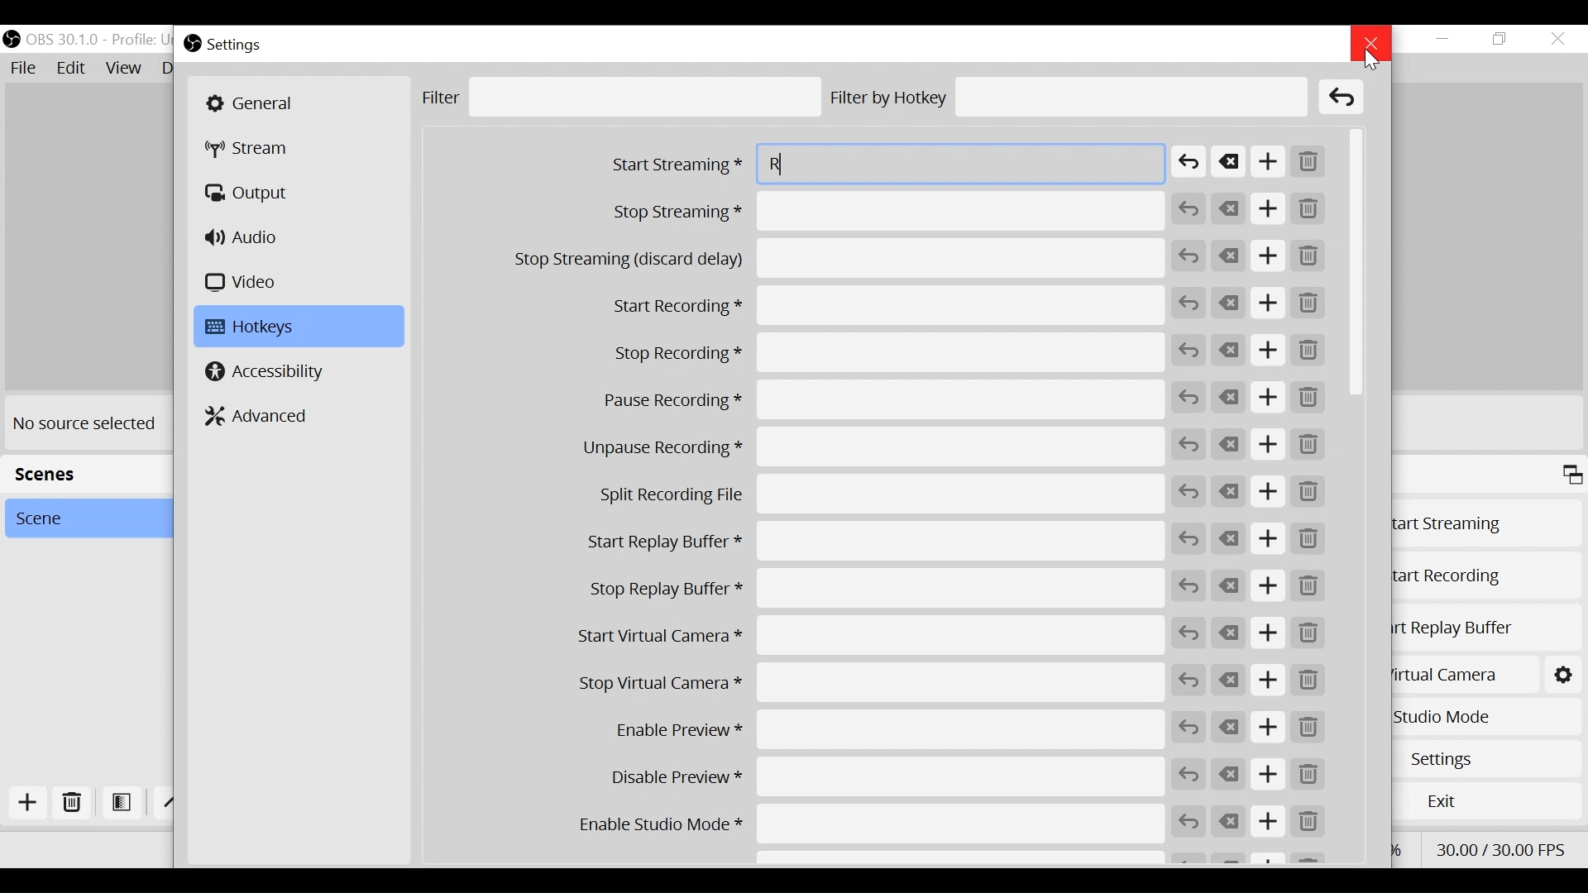 The image size is (1588, 893). I want to click on Revert, so click(1189, 775).